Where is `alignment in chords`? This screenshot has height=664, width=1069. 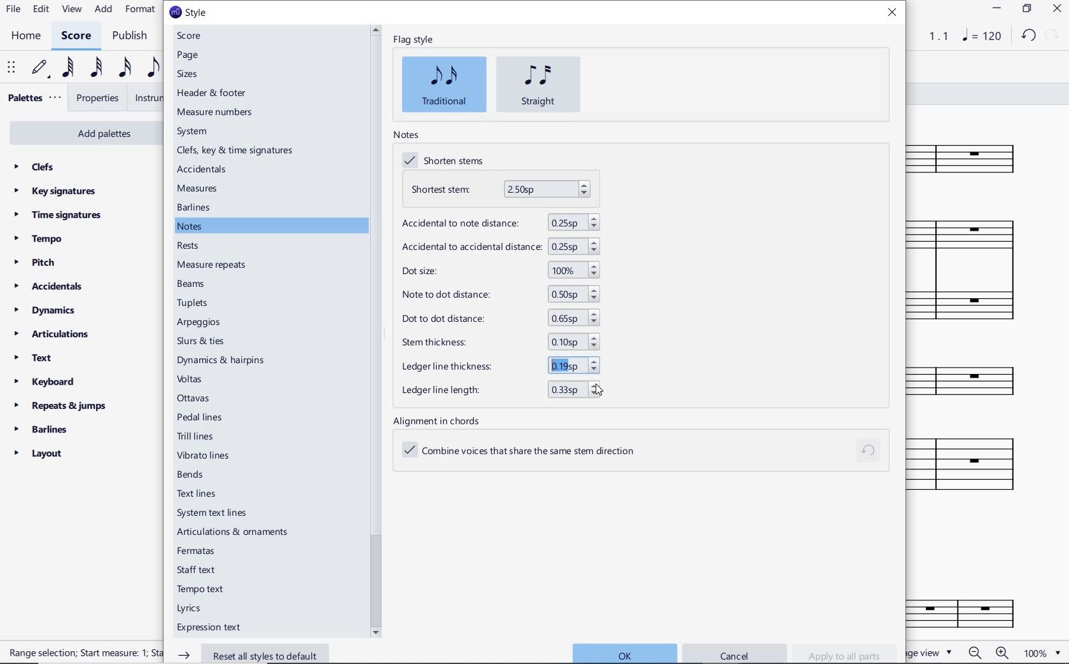 alignment in chords is located at coordinates (440, 421).